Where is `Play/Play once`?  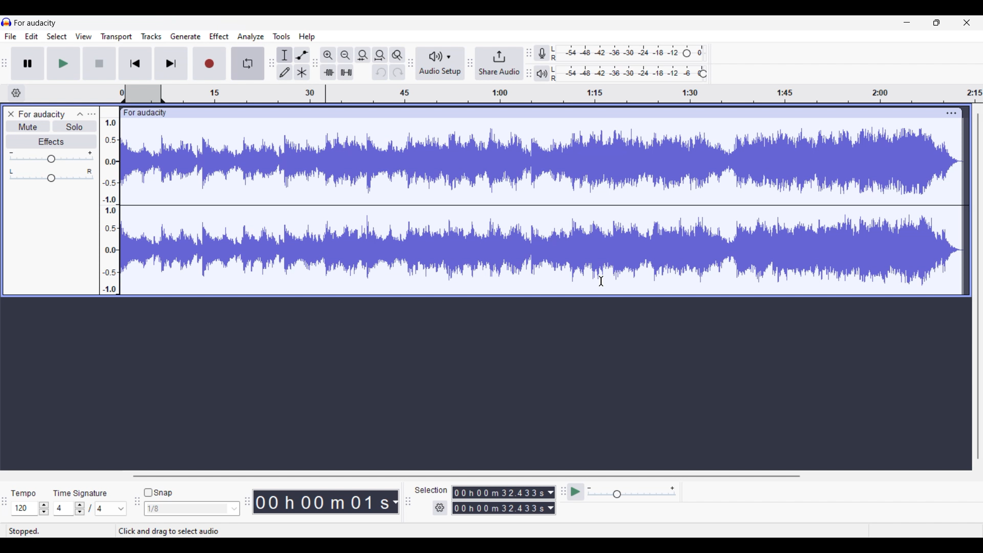 Play/Play once is located at coordinates (64, 63).